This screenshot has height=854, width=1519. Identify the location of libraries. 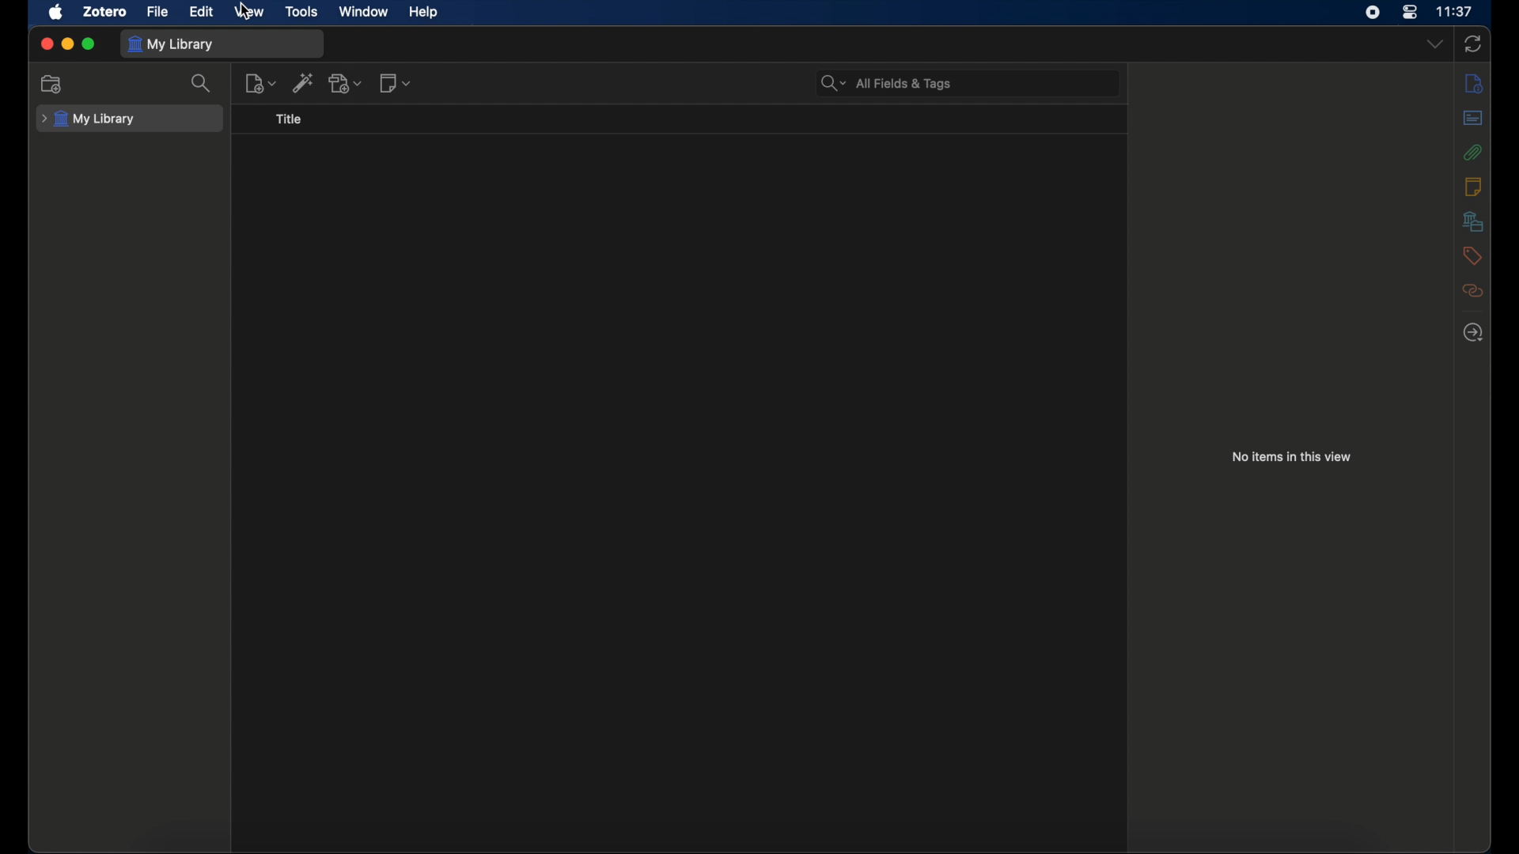
(1473, 221).